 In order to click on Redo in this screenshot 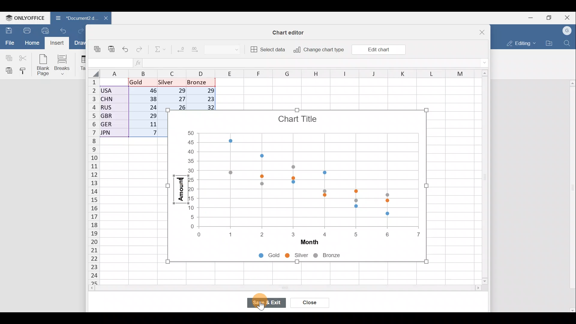, I will do `click(141, 48)`.